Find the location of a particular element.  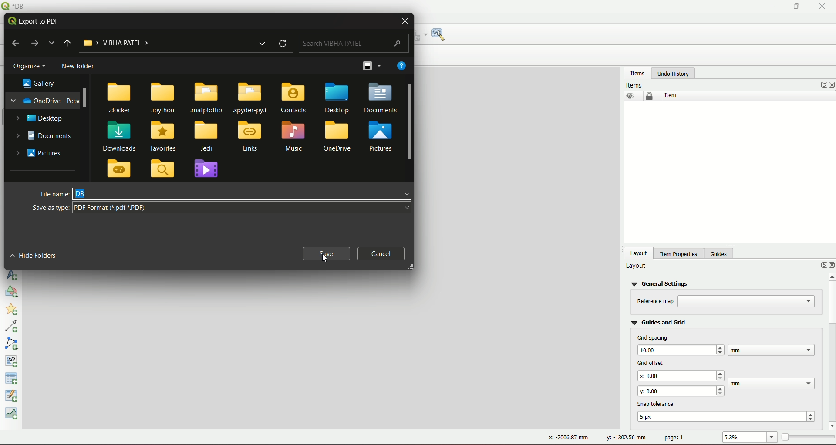

folder is located at coordinates (121, 169).